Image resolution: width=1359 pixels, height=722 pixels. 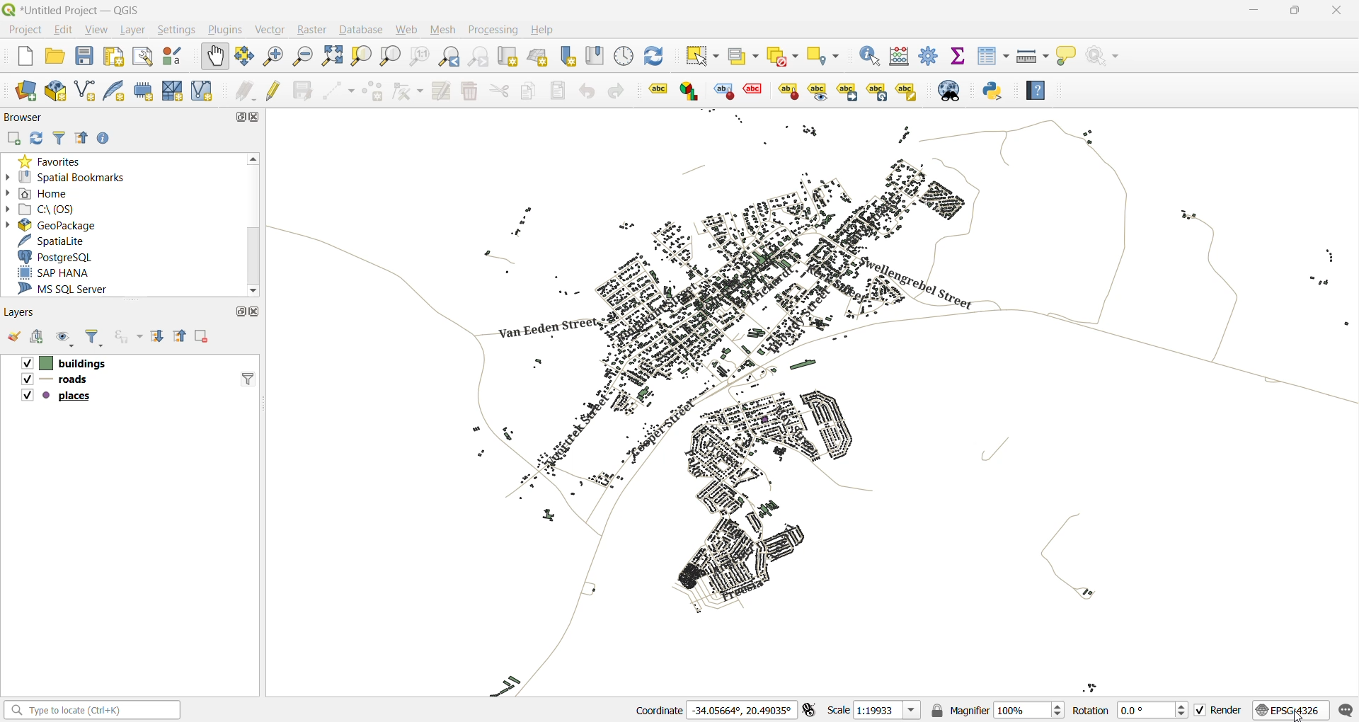 I want to click on zoom selection, so click(x=334, y=58).